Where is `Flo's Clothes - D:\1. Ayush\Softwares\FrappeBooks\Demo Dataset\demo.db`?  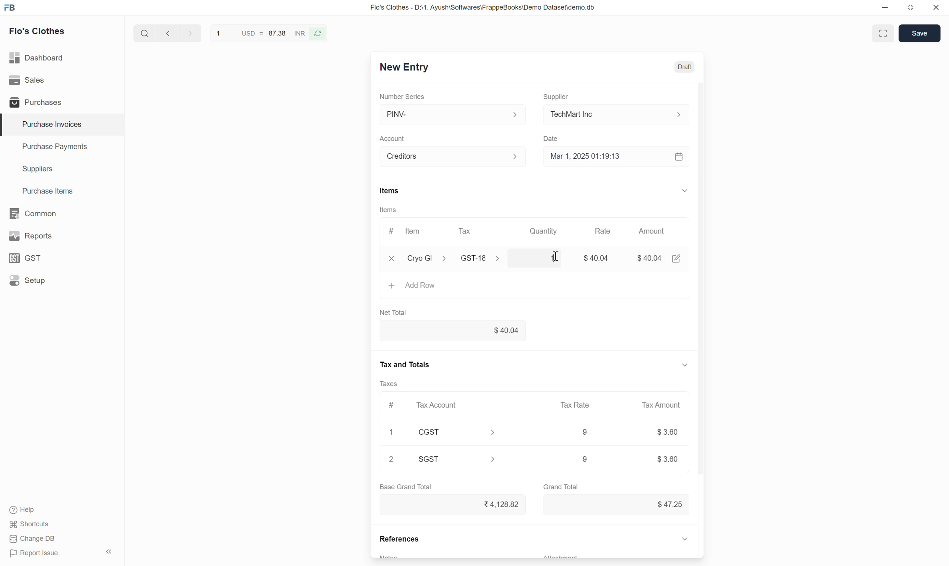
Flo's Clothes - D:\1. Ayush\Softwares\FrappeBooks\Demo Dataset\demo.db is located at coordinates (482, 8).